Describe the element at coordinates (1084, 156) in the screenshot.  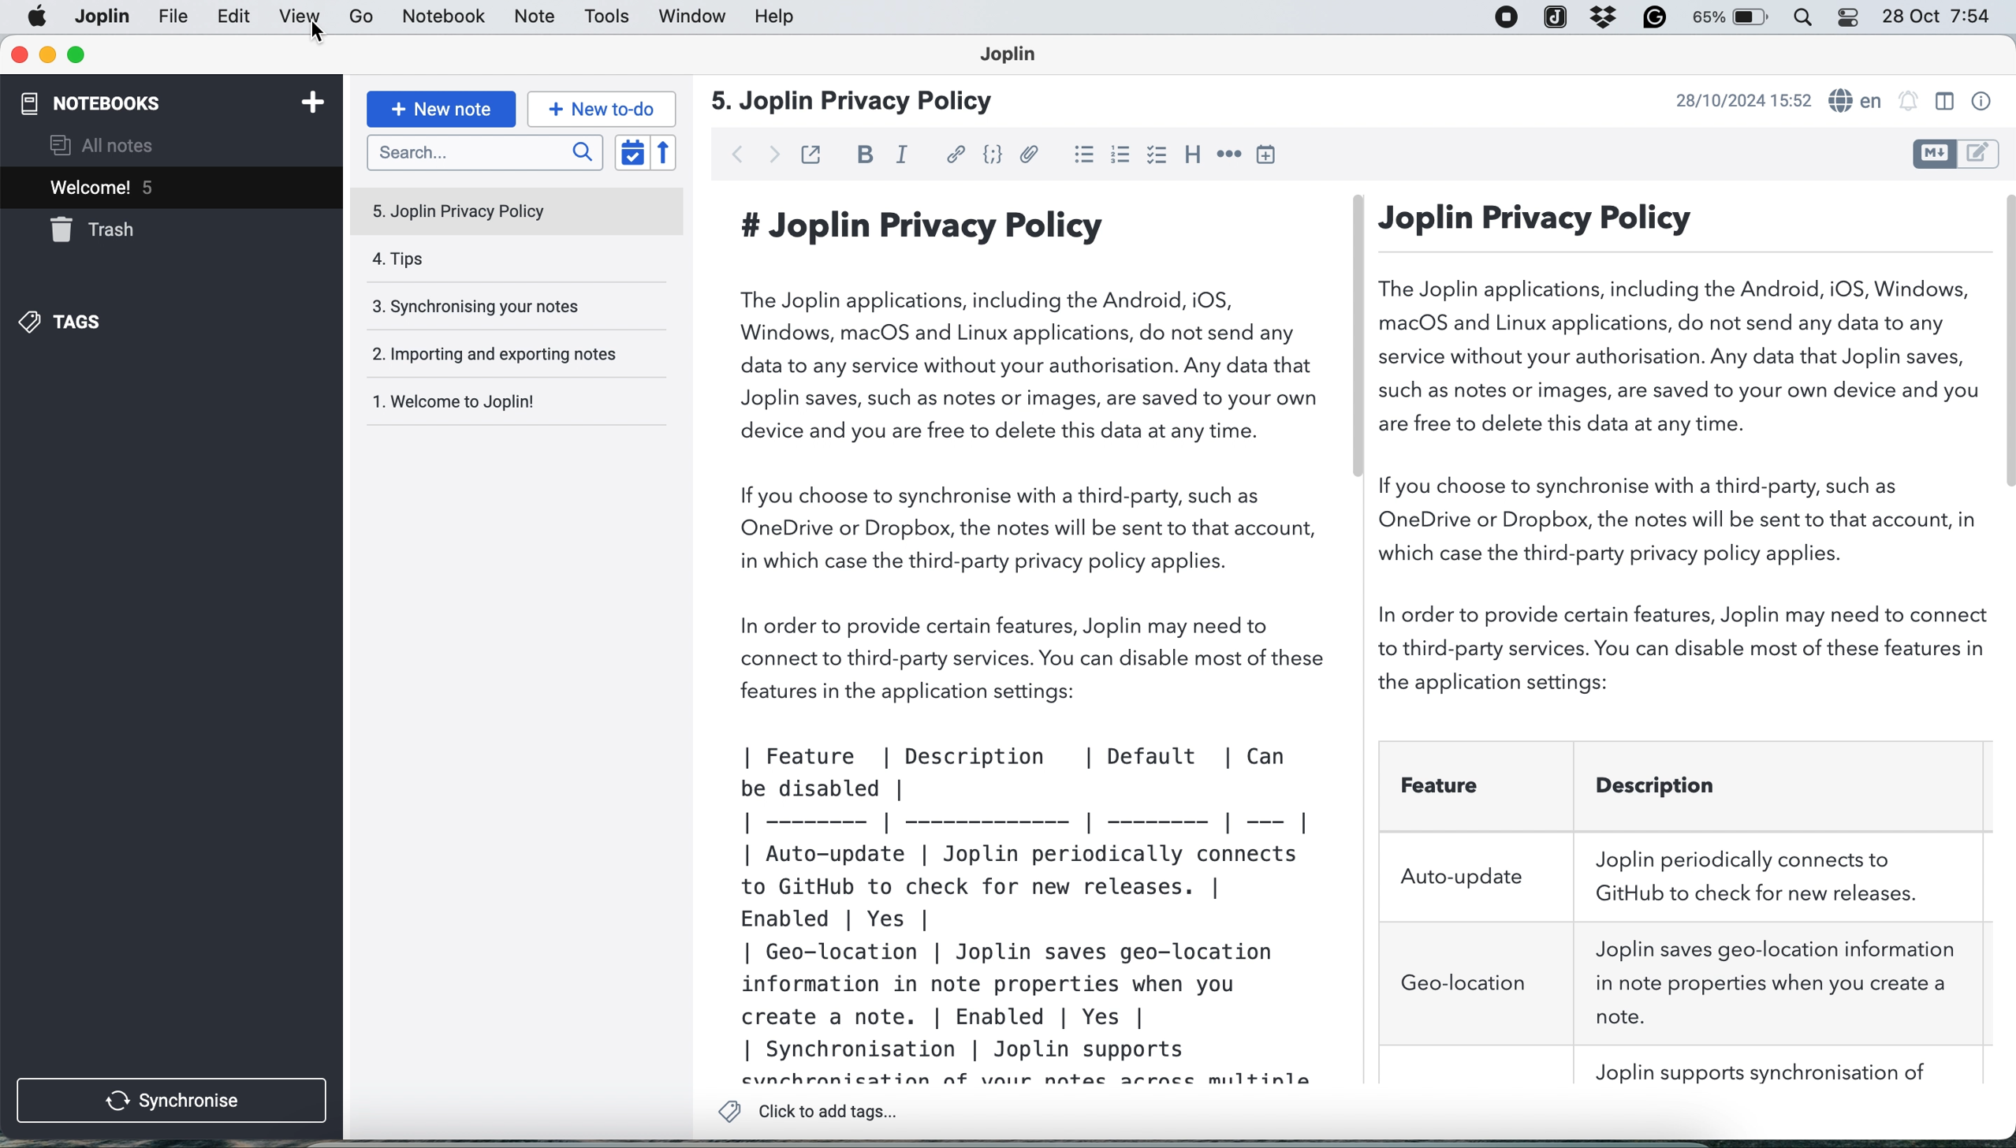
I see `bulleted list` at that location.